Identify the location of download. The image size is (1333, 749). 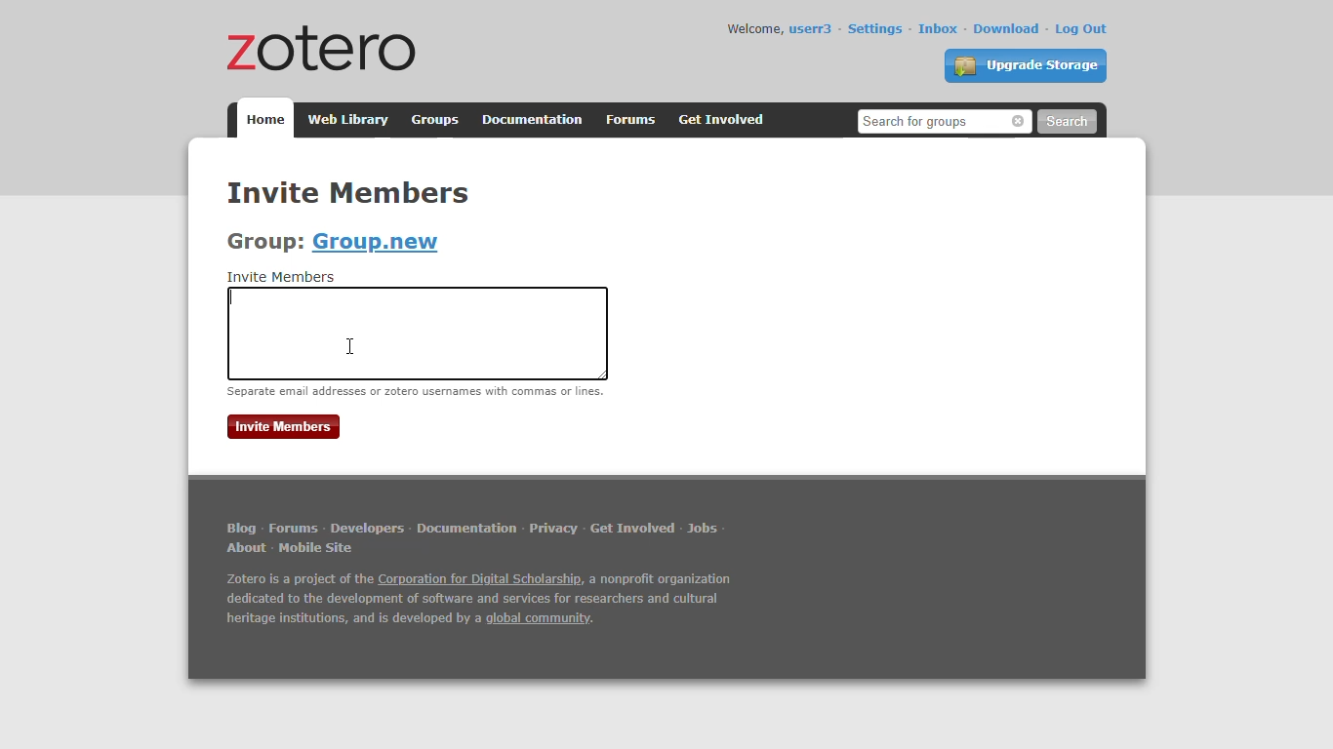
(1007, 28).